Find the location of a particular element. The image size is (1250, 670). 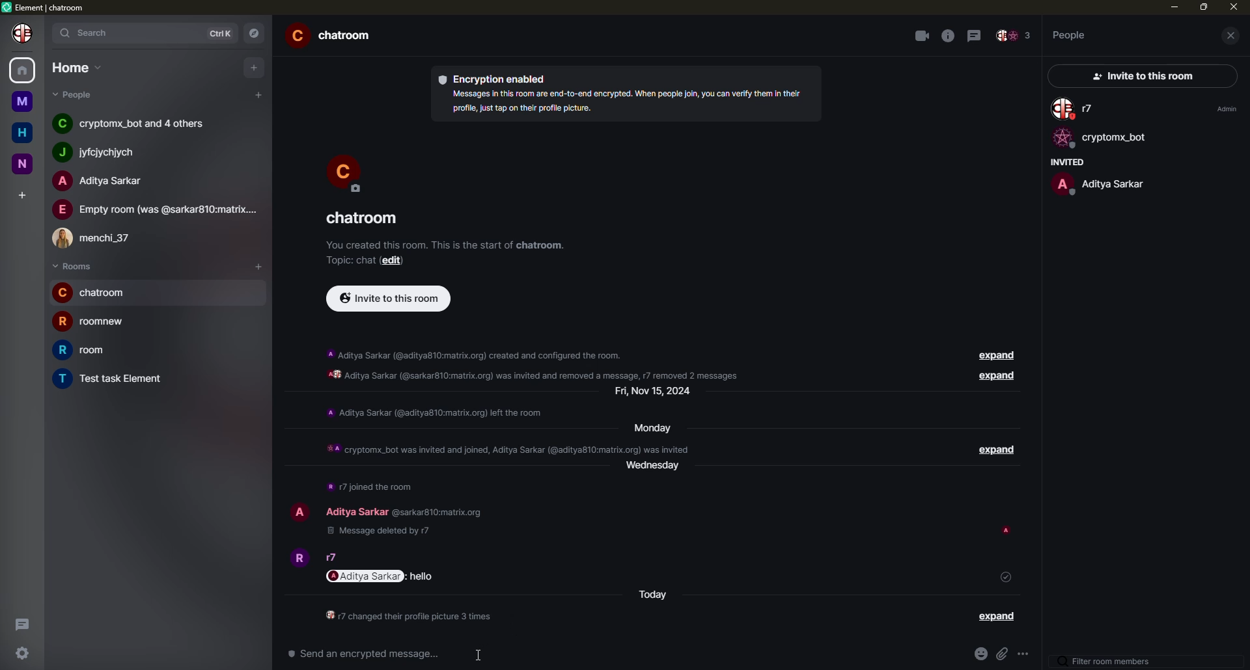

day is located at coordinates (648, 427).